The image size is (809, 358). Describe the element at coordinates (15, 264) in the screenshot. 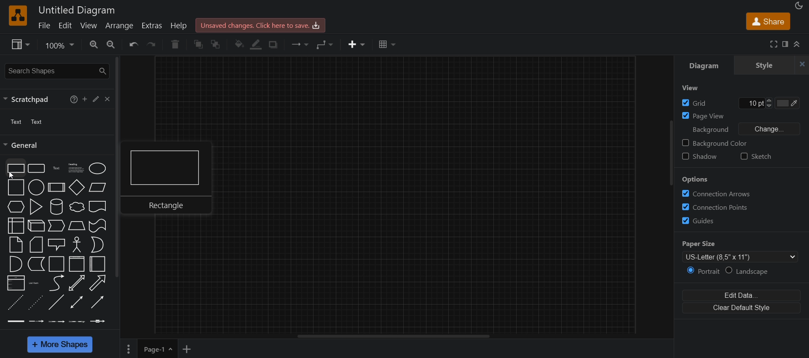

I see `and` at that location.